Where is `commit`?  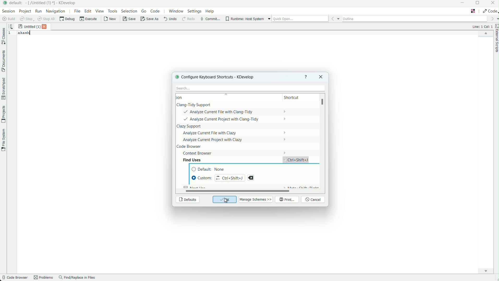 commit is located at coordinates (210, 19).